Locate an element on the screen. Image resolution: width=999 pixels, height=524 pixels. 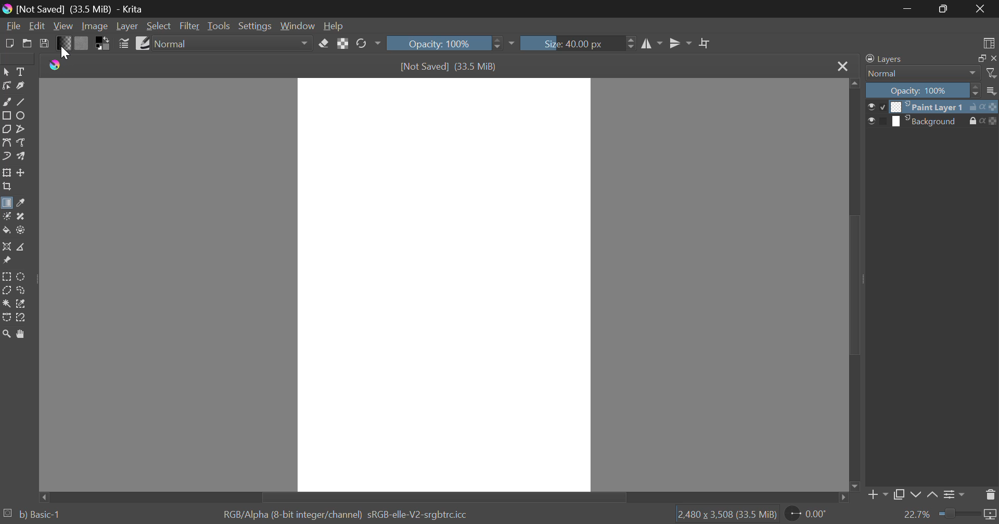
Copy Layer is located at coordinates (899, 496).